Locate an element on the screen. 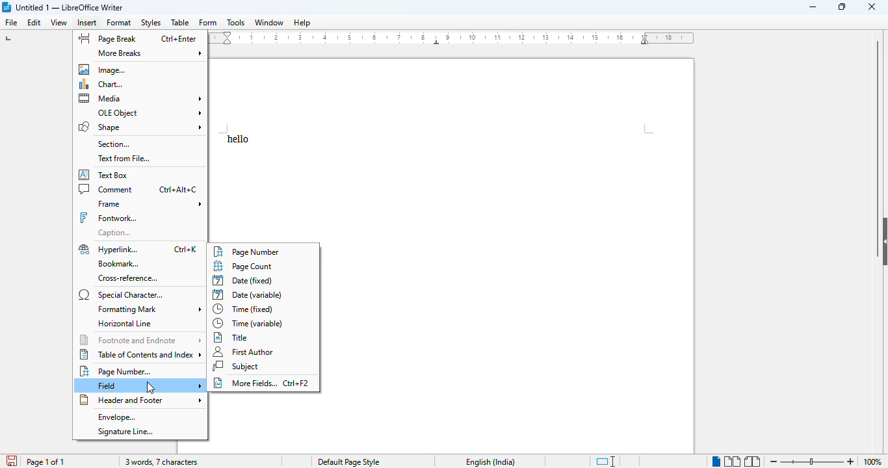 The width and height of the screenshot is (888, 468). comment is located at coordinates (107, 189).